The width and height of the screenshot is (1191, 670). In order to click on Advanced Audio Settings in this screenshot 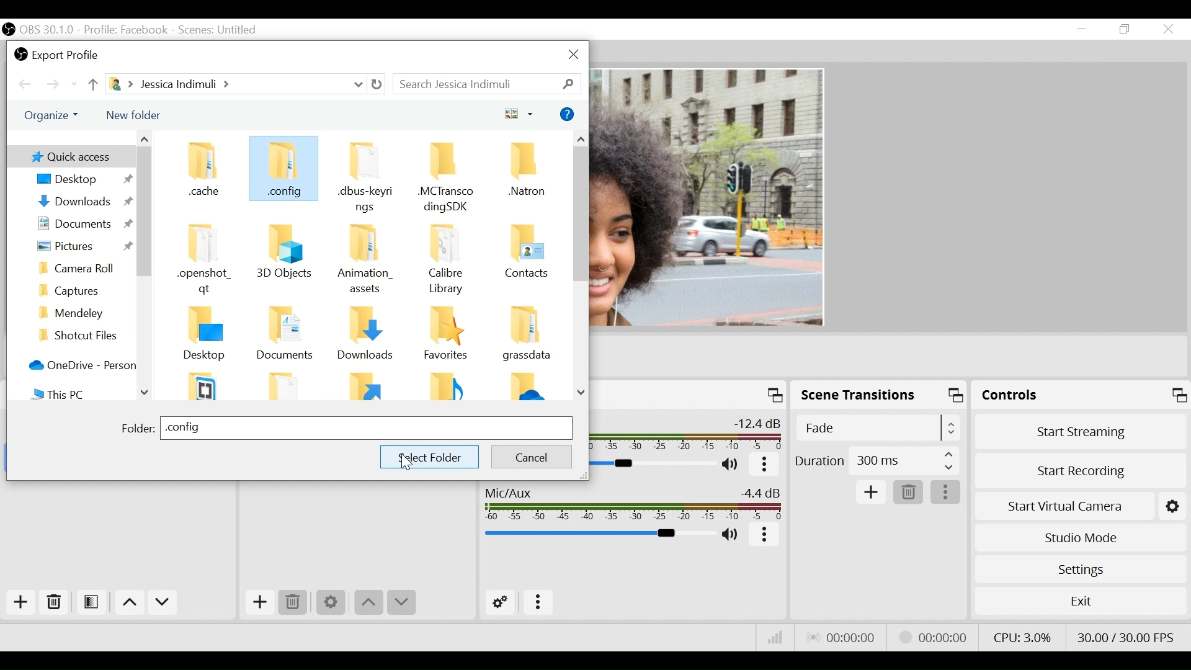, I will do `click(500, 602)`.